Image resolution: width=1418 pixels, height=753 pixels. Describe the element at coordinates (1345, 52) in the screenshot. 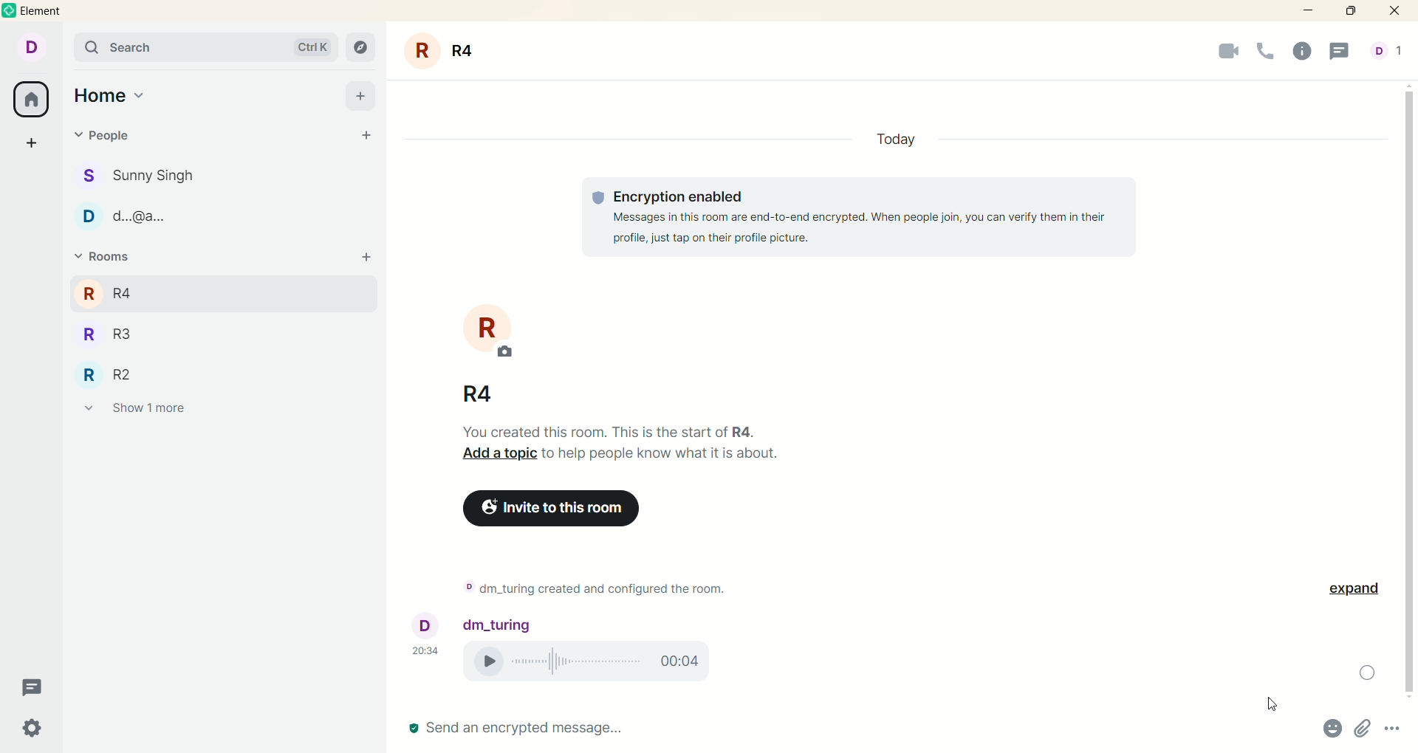

I see `threads` at that location.